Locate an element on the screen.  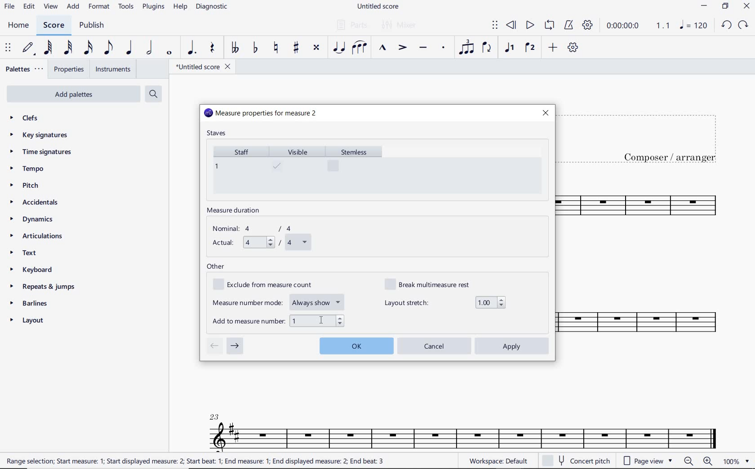
CLOSE is located at coordinates (746, 7).